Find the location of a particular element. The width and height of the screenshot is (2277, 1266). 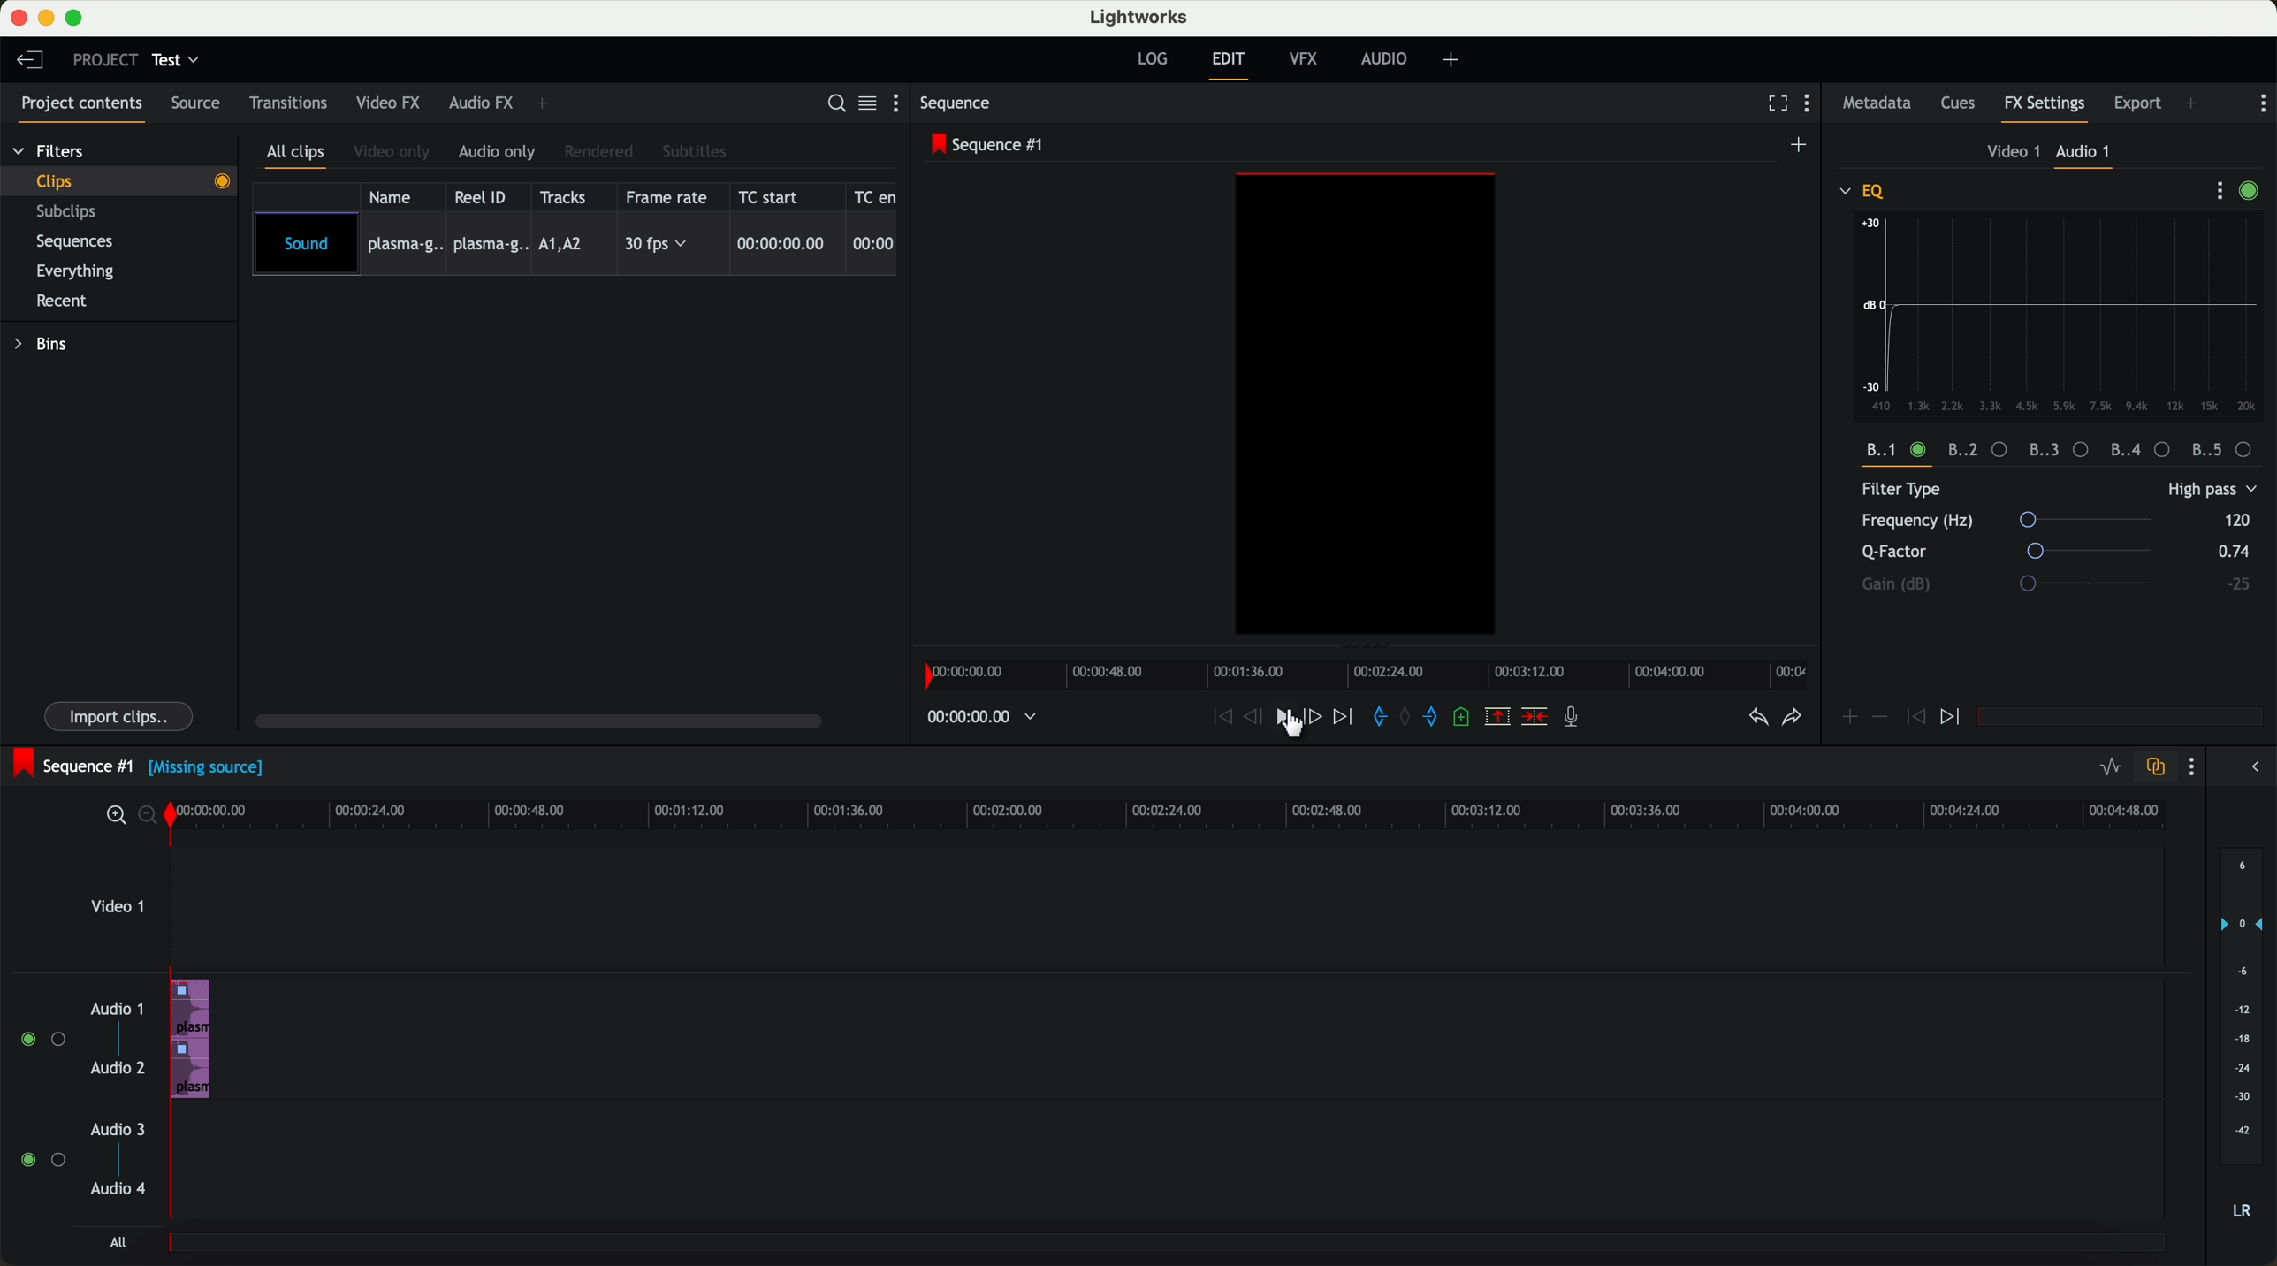

lightworks is located at coordinates (1142, 18).